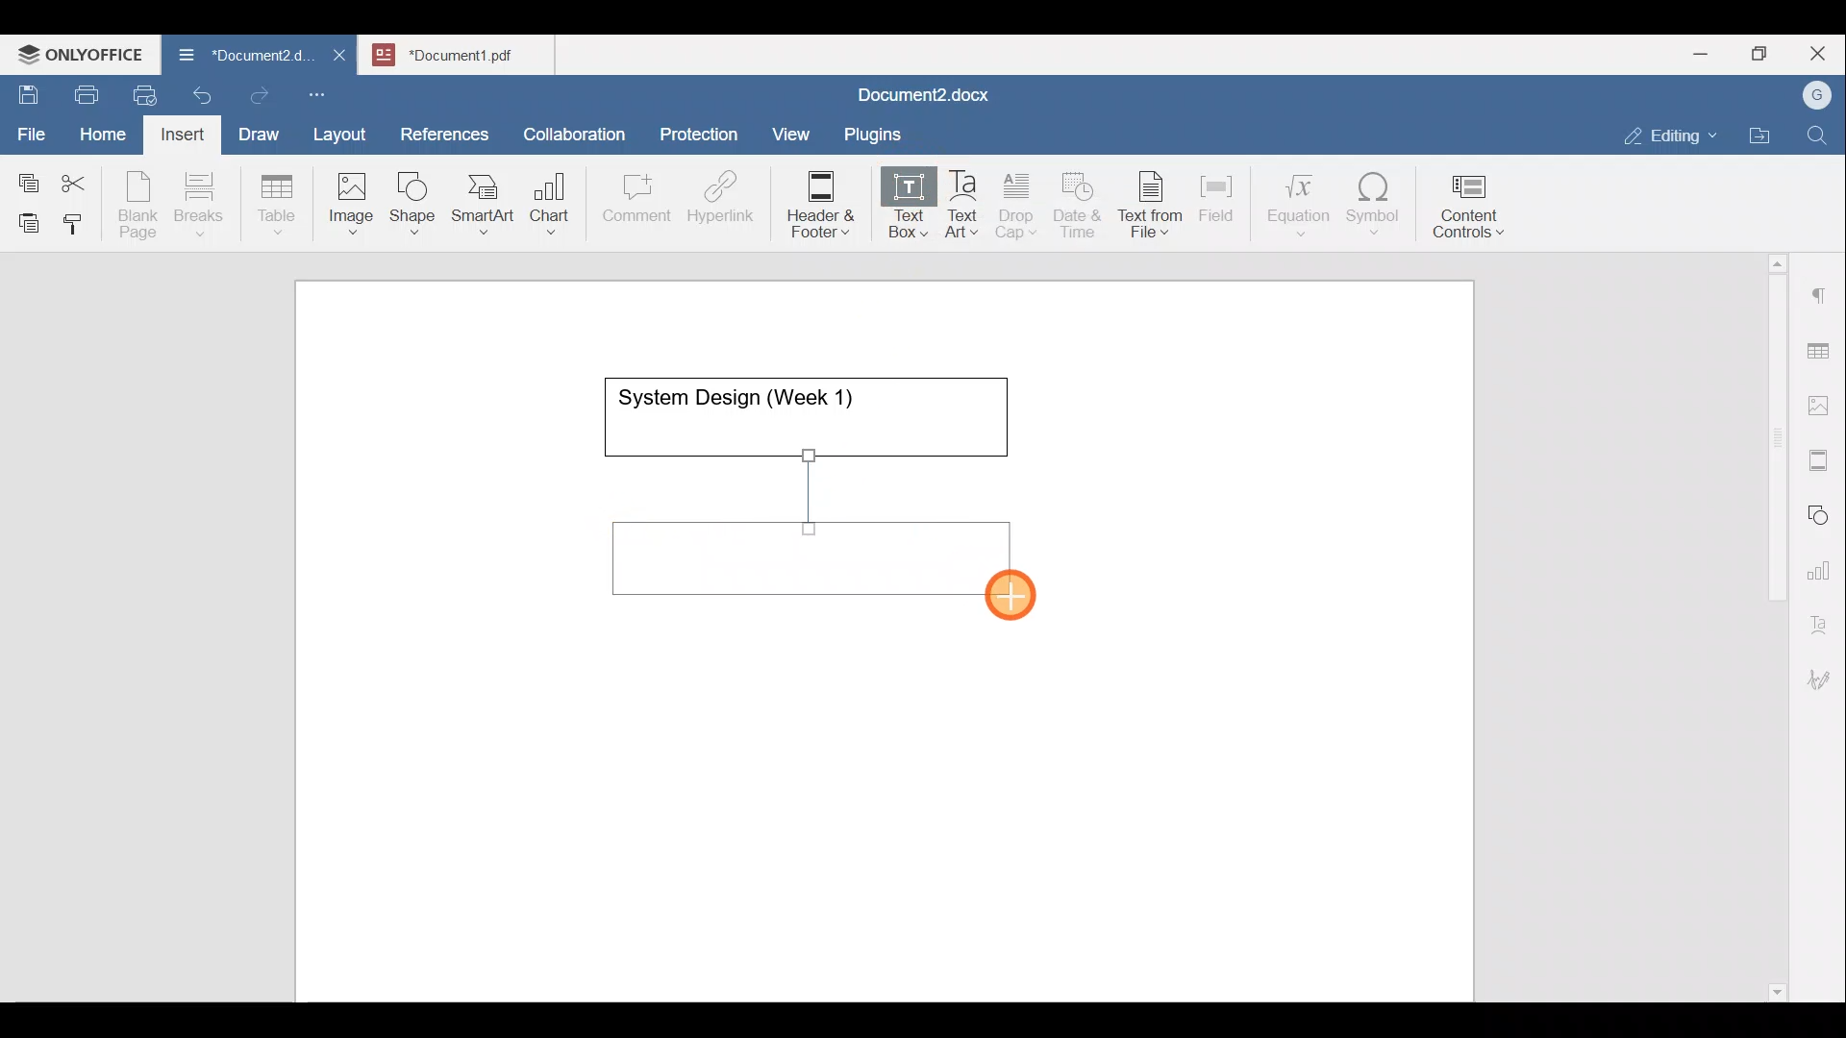 The image size is (1846, 1038). I want to click on Paragraph settings, so click(1821, 287).